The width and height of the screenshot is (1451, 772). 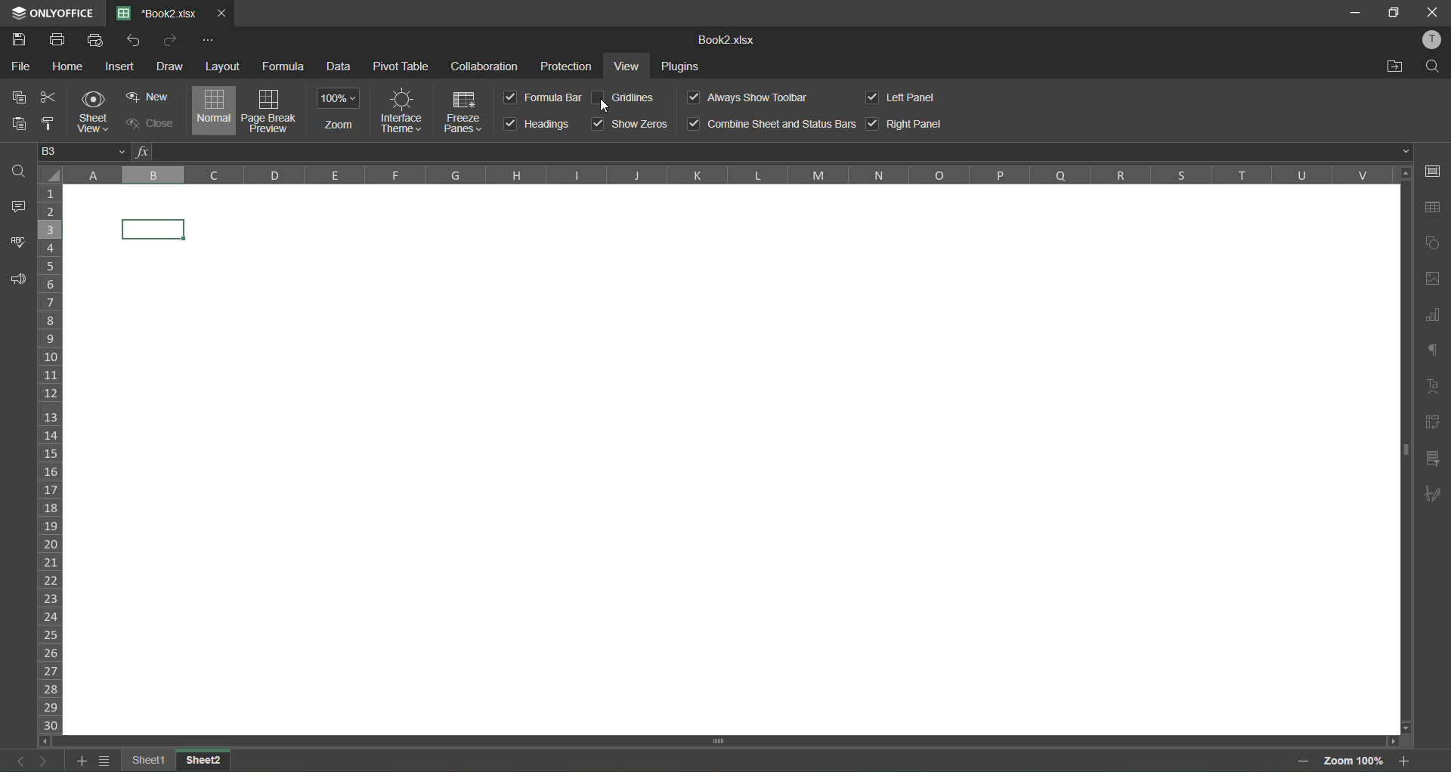 I want to click on data, so click(x=342, y=68).